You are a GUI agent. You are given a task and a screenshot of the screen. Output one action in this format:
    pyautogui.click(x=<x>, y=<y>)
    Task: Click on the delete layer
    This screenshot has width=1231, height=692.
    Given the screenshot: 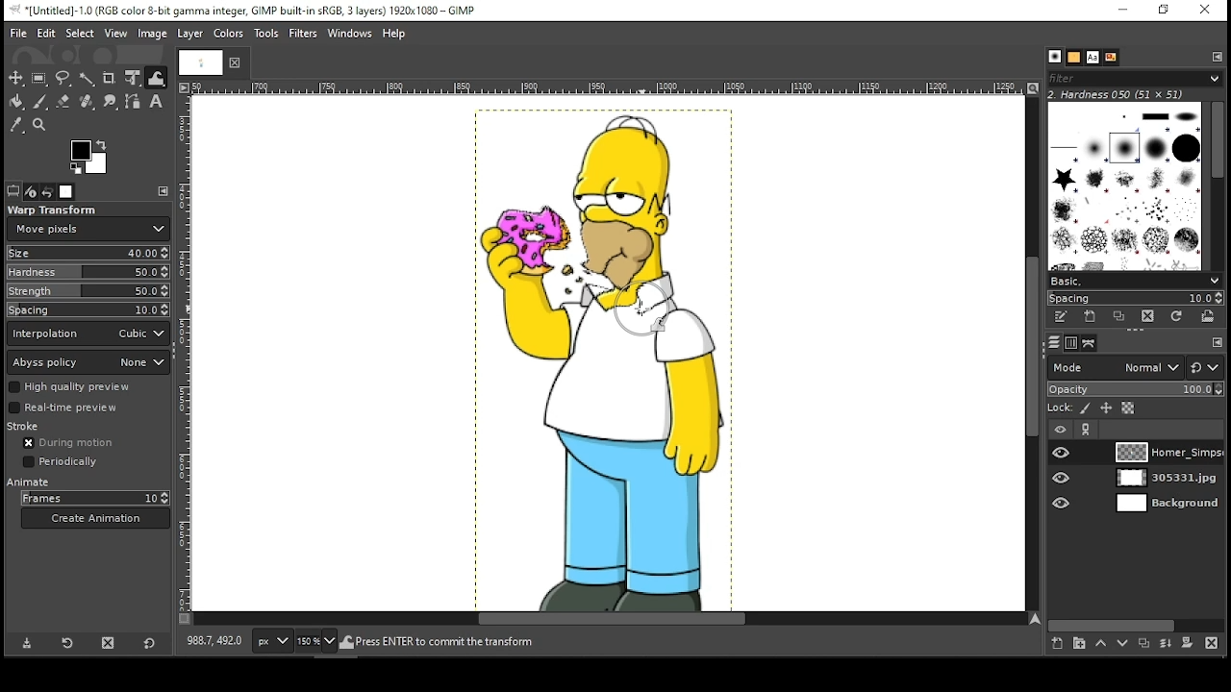 What is the action you would take?
    pyautogui.click(x=1213, y=645)
    